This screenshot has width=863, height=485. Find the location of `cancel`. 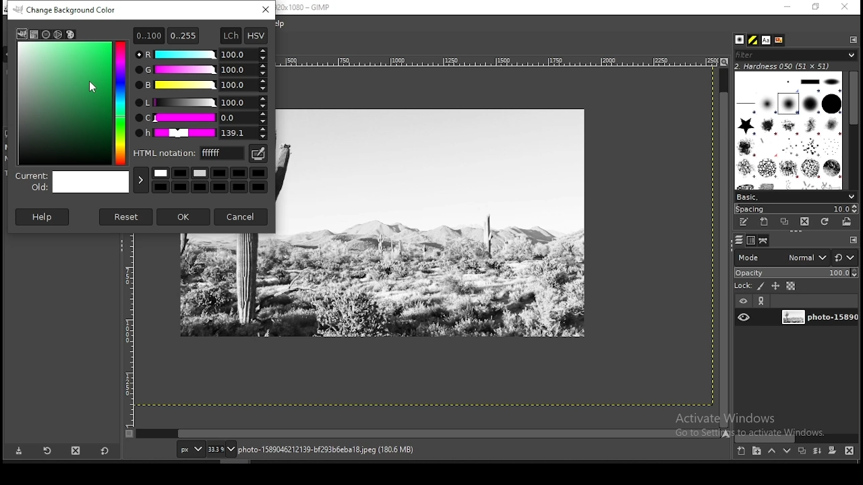

cancel is located at coordinates (242, 216).